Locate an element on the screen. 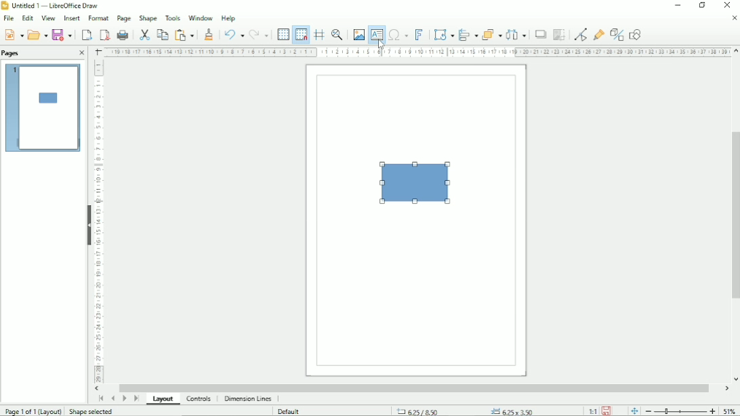  Hide is located at coordinates (89, 225).